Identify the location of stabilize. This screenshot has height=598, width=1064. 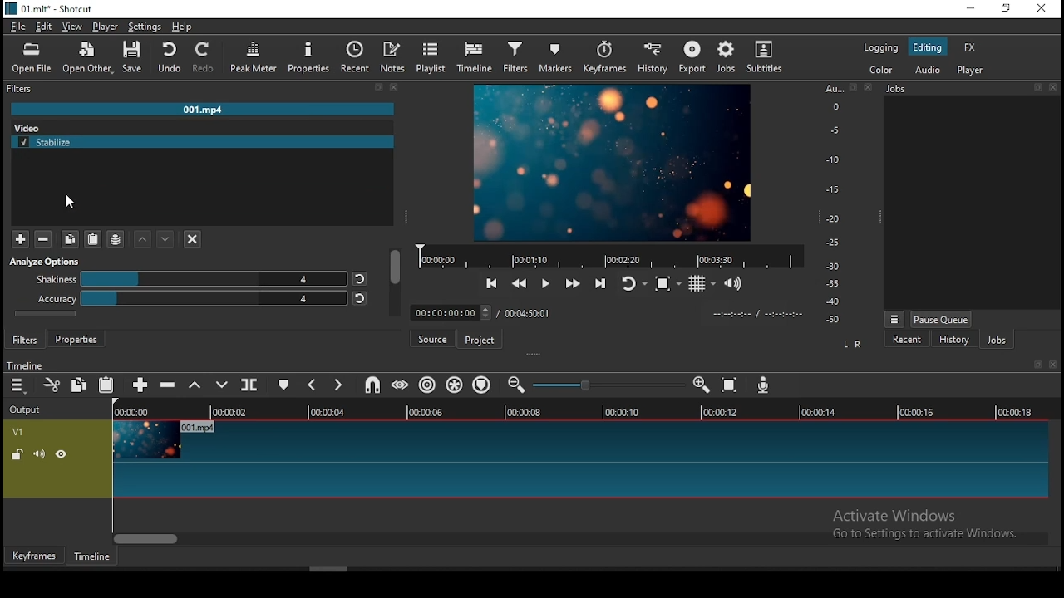
(204, 141).